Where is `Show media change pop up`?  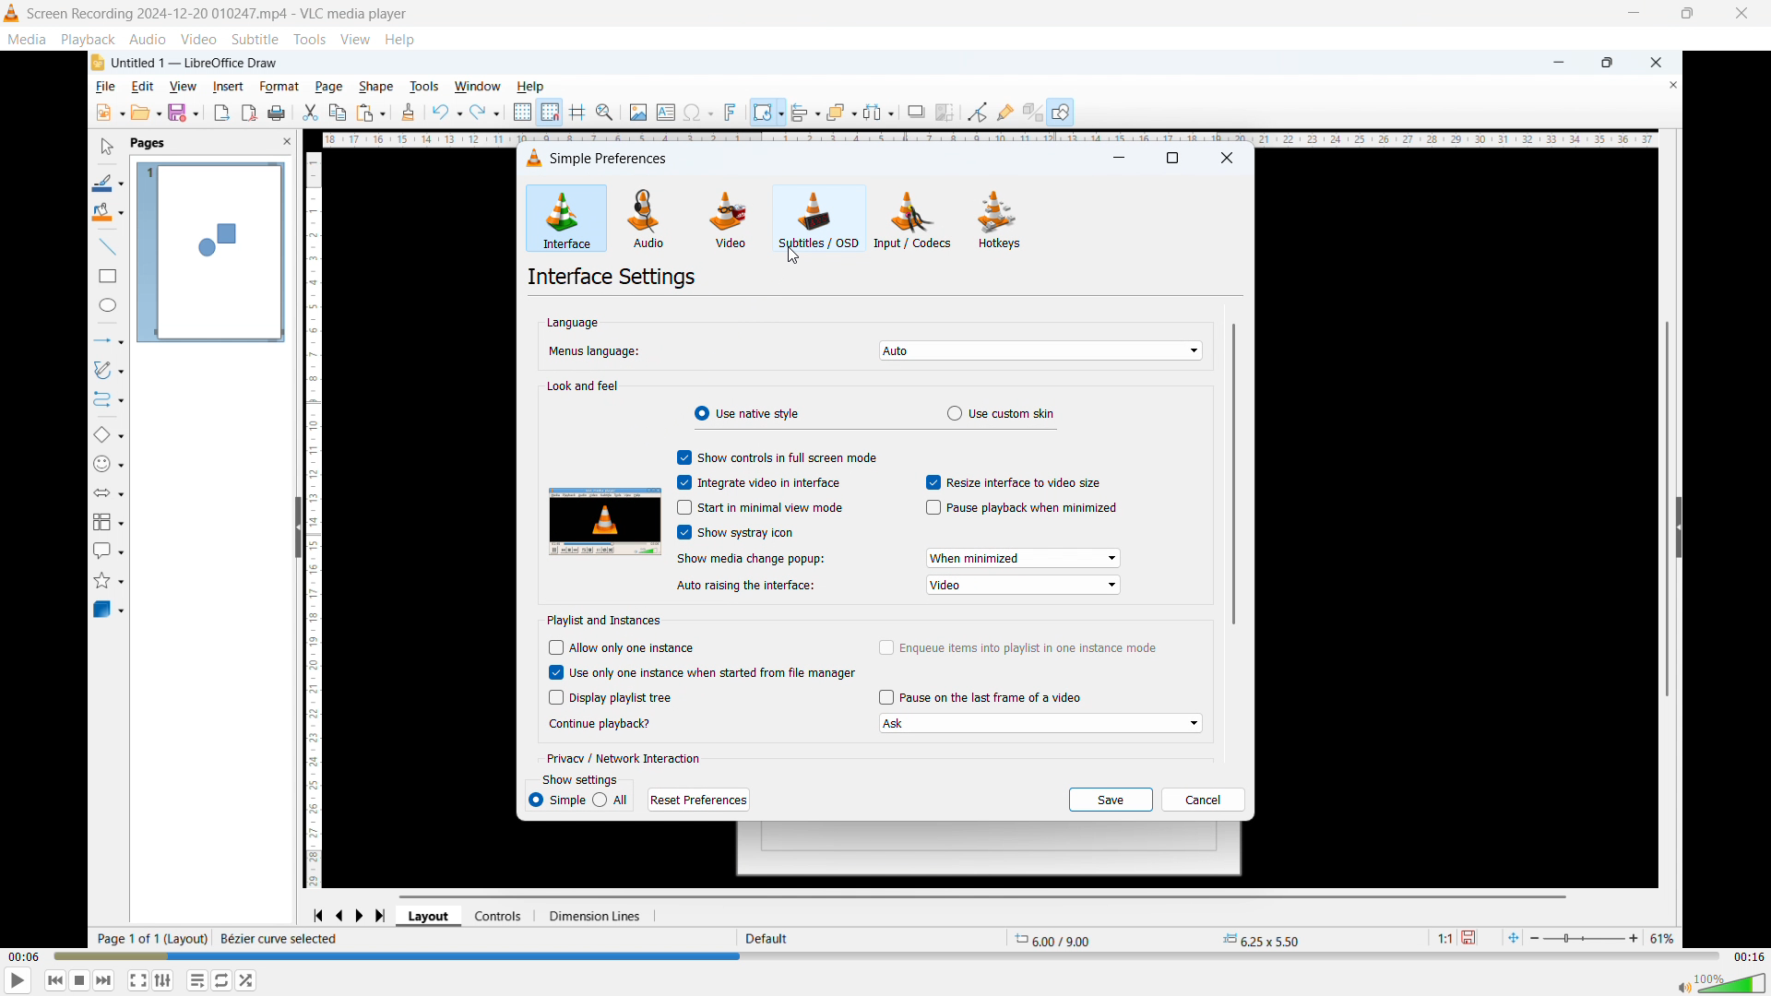 Show media change pop up is located at coordinates (767, 559).